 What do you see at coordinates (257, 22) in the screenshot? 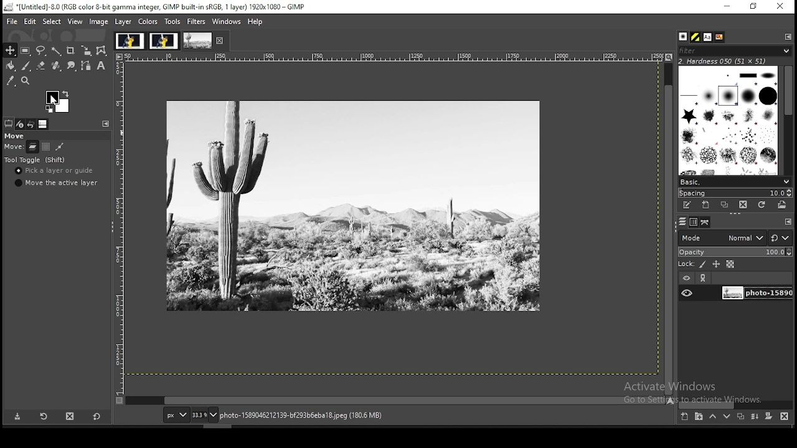
I see `help` at bounding box center [257, 22].